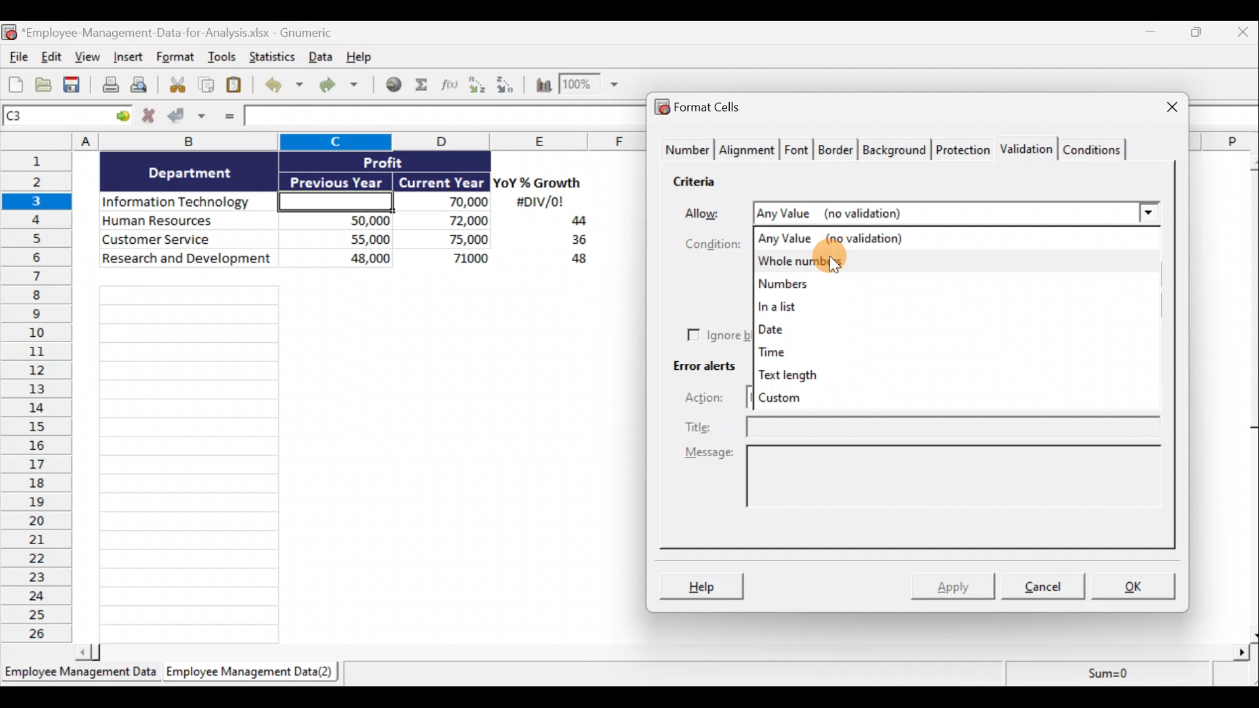 The height and width of the screenshot is (708, 1259). Describe the element at coordinates (50, 58) in the screenshot. I see `Edit` at that location.